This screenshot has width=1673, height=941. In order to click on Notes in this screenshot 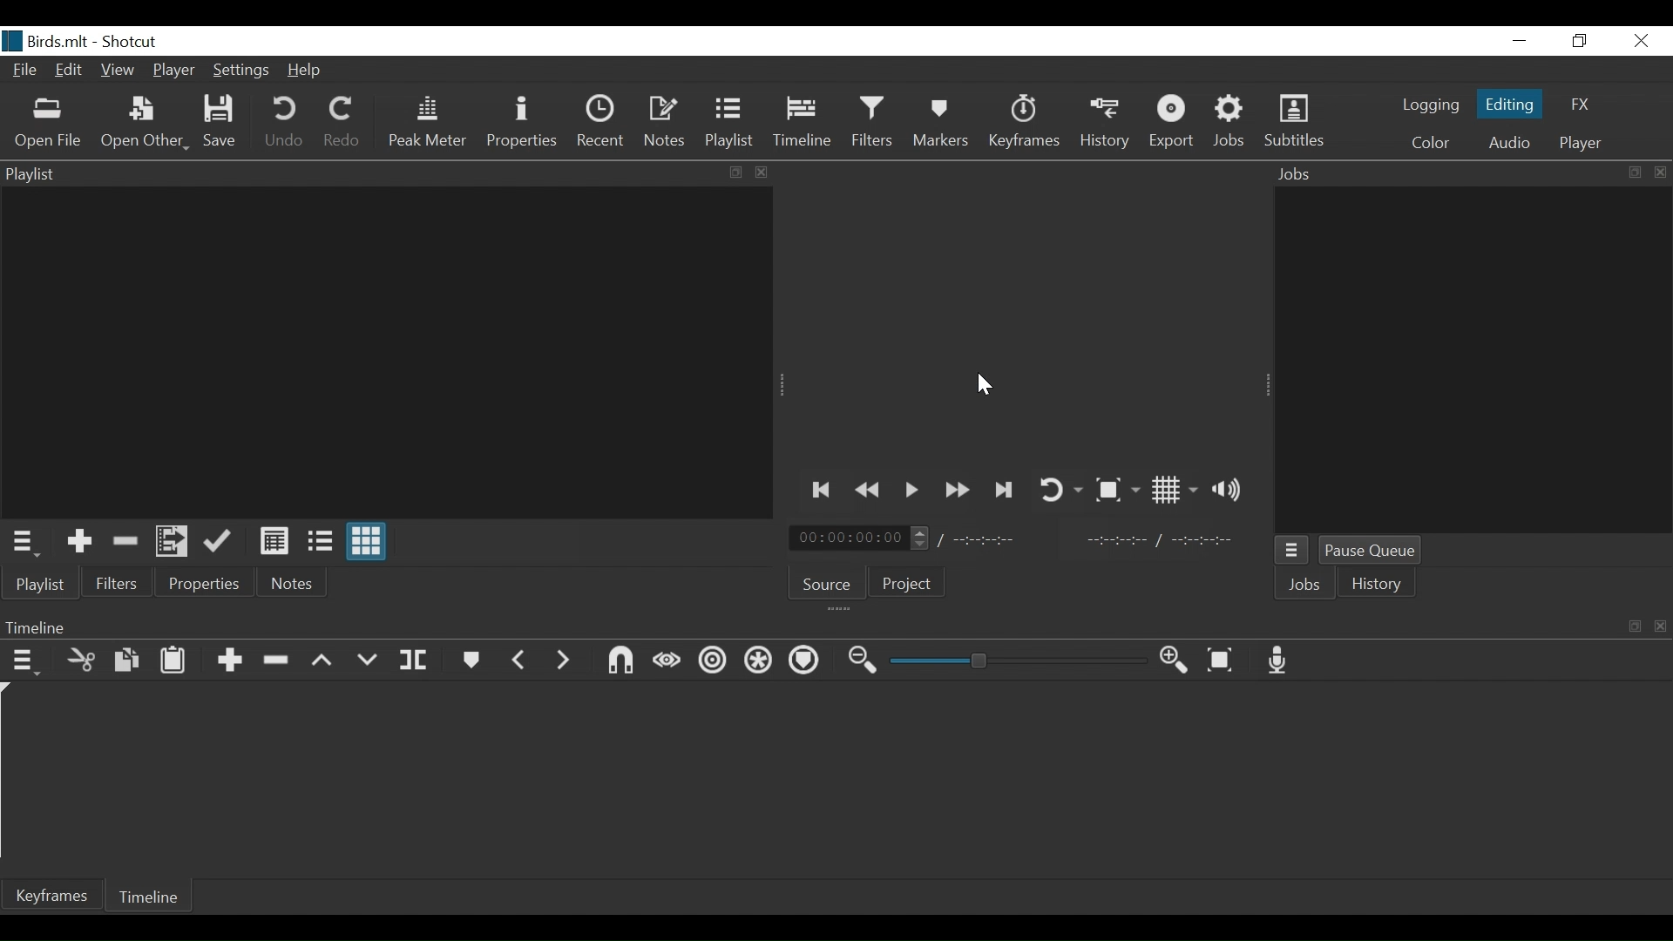, I will do `click(666, 119)`.